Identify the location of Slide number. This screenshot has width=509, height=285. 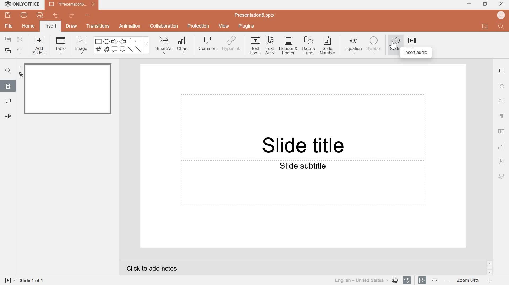
(328, 45).